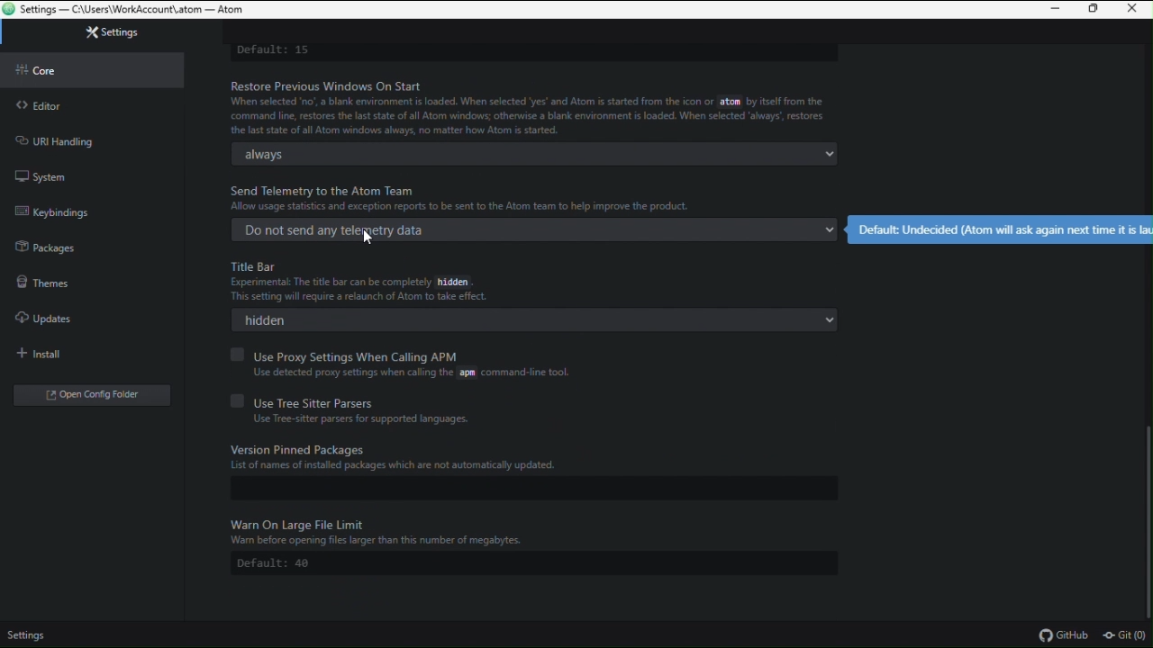 Image resolution: width=1153 pixels, height=648 pixels. Describe the element at coordinates (1055, 11) in the screenshot. I see `minimise` at that location.